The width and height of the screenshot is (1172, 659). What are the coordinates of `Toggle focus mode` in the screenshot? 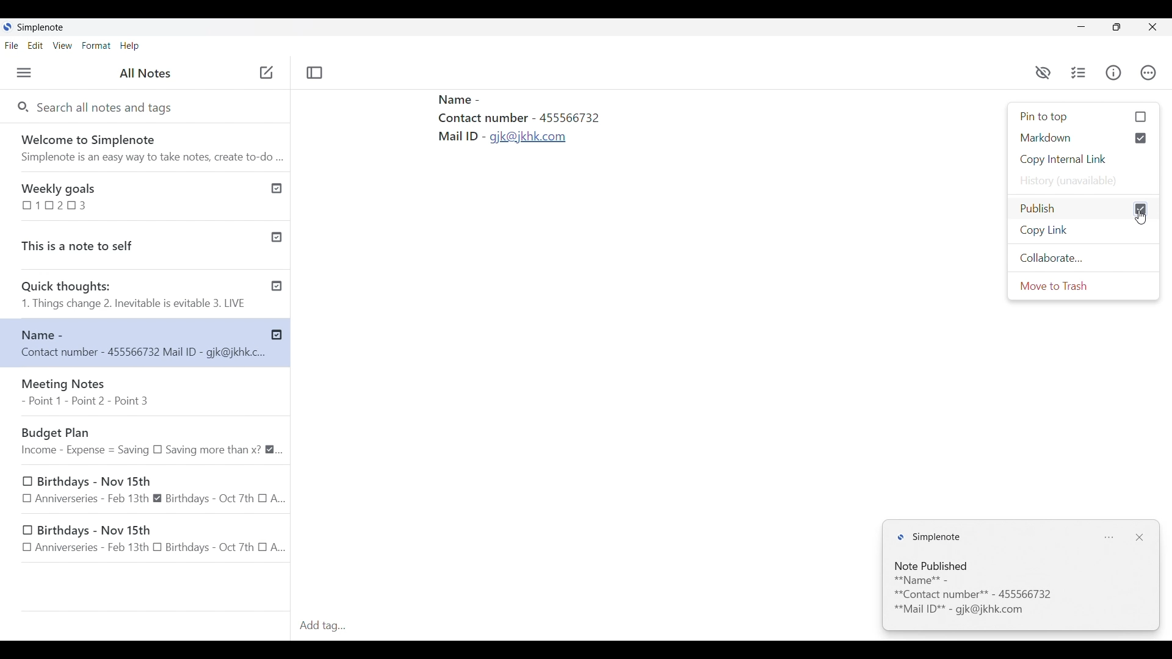 It's located at (316, 73).